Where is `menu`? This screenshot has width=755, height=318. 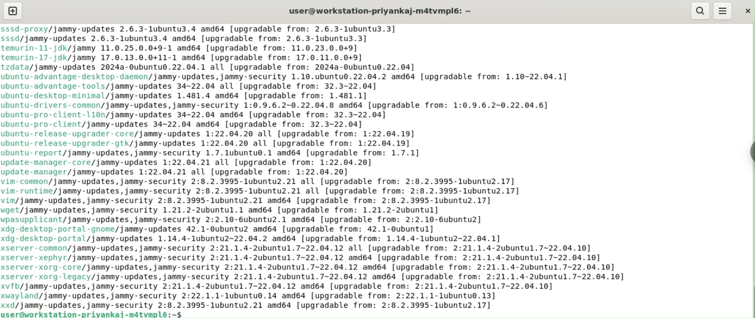
menu is located at coordinates (722, 10).